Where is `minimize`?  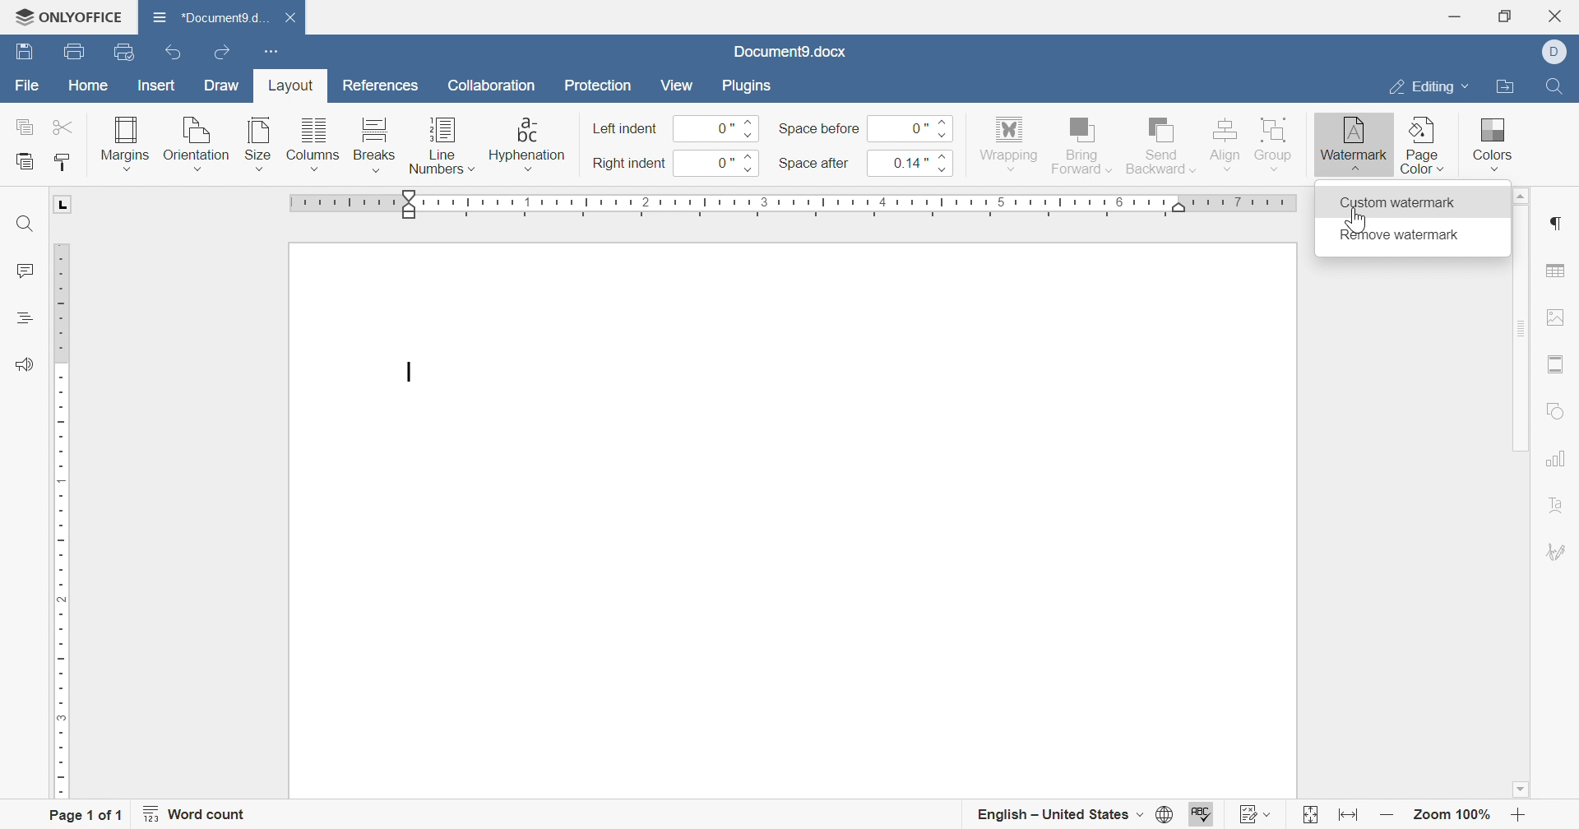
minimize is located at coordinates (1453, 16).